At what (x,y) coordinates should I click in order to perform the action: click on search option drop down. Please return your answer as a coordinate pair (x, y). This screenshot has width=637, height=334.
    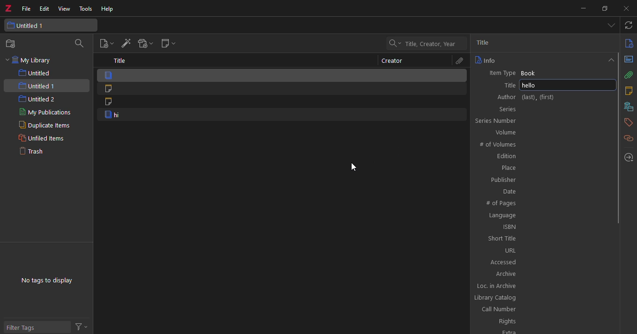
    Looking at the image, I should click on (394, 43).